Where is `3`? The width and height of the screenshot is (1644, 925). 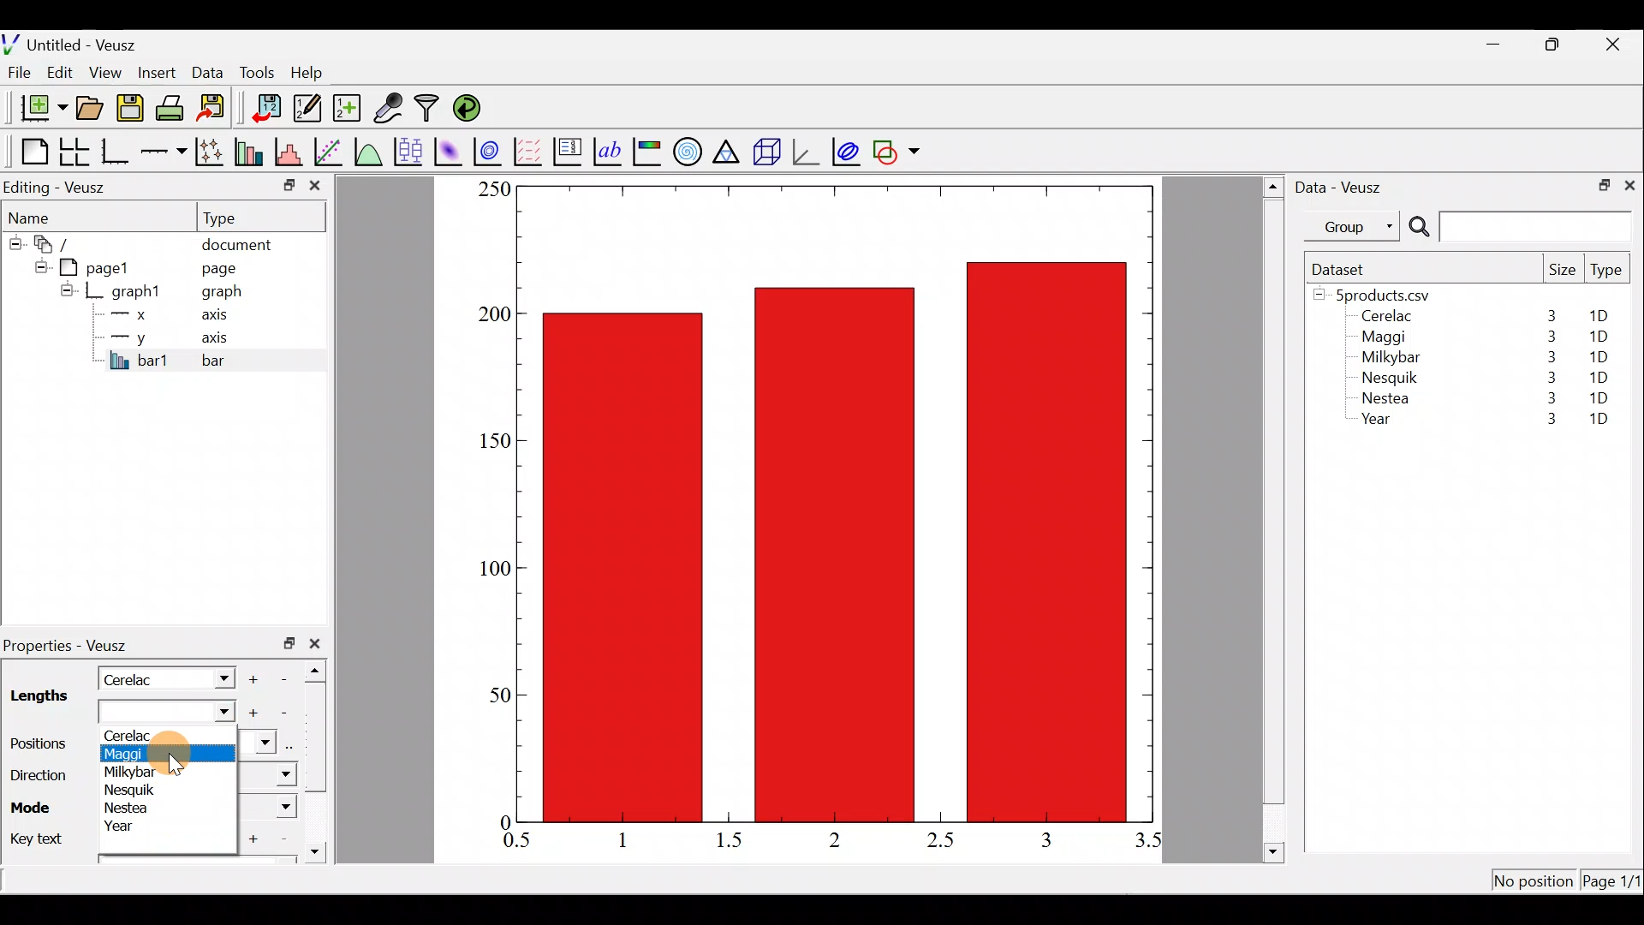
3 is located at coordinates (1045, 839).